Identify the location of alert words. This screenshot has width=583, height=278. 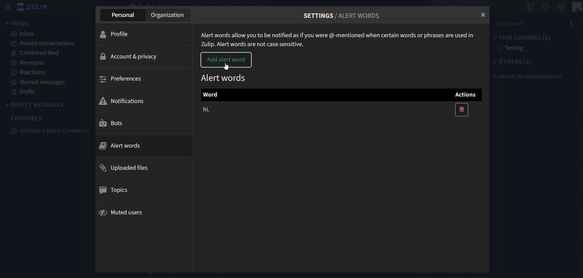
(228, 77).